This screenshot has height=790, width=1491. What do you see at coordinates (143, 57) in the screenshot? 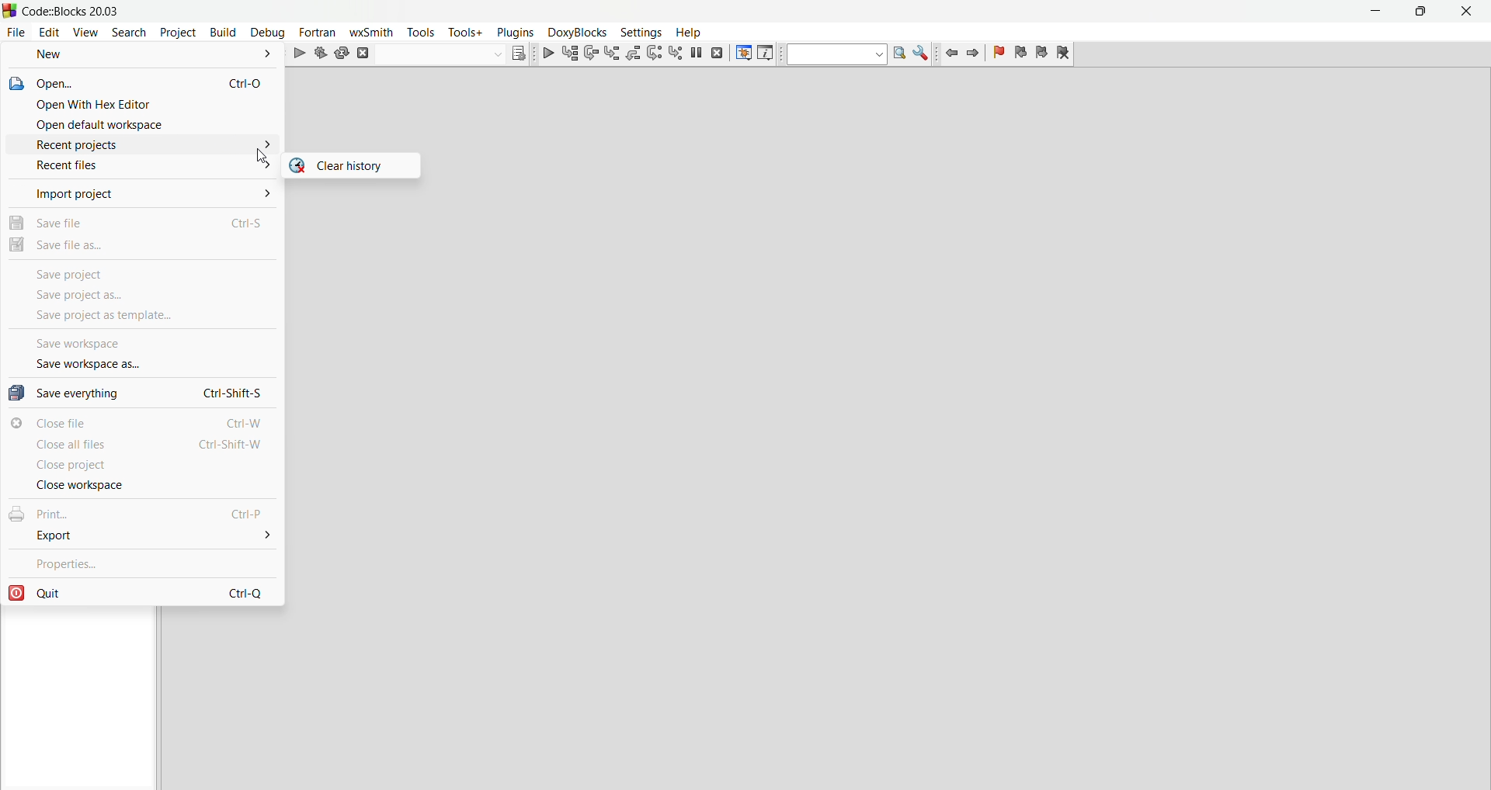
I see `new` at bounding box center [143, 57].